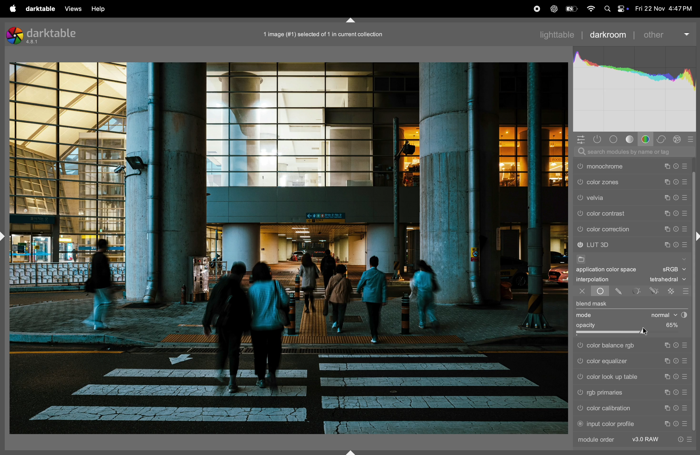 The image size is (700, 455). What do you see at coordinates (618, 362) in the screenshot?
I see `color equalizer` at bounding box center [618, 362].